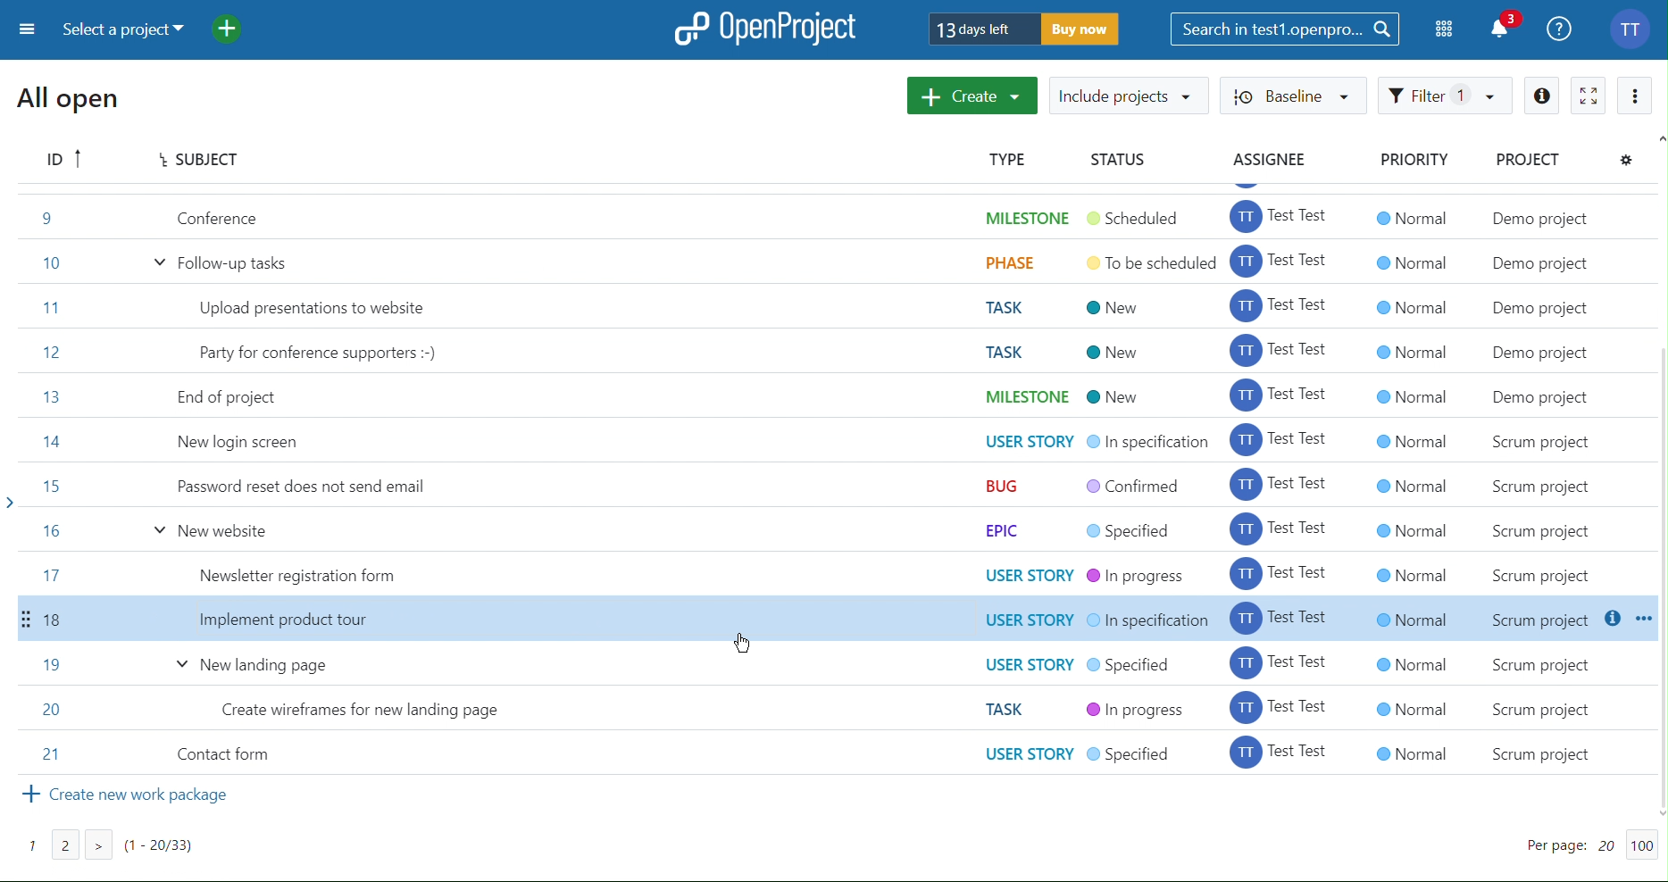 The image size is (1668, 882). What do you see at coordinates (1633, 27) in the screenshot?
I see `Account` at bounding box center [1633, 27].